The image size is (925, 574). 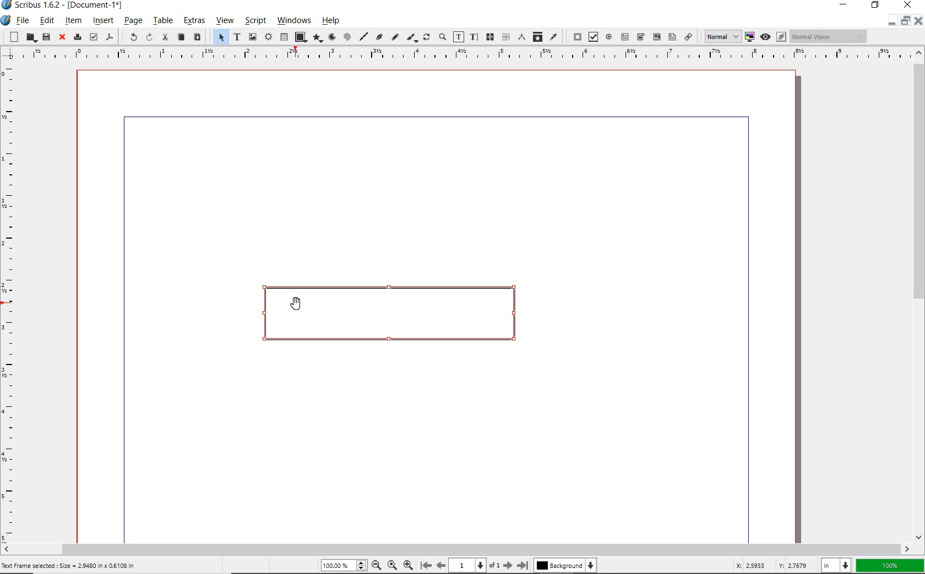 I want to click on item, so click(x=73, y=20).